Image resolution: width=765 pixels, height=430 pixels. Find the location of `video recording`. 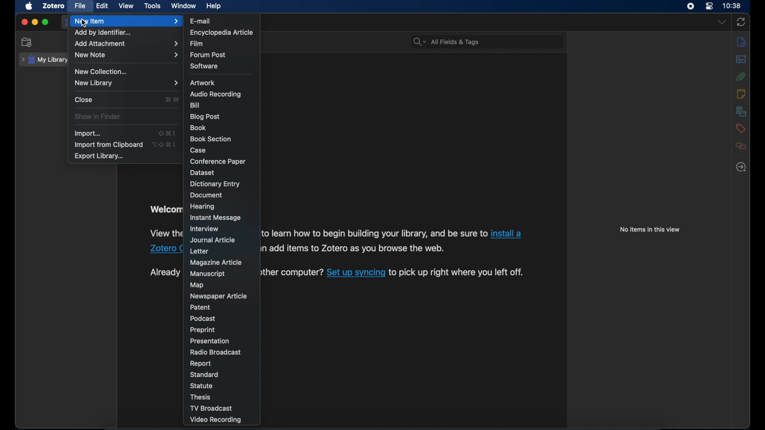

video recording is located at coordinates (218, 420).